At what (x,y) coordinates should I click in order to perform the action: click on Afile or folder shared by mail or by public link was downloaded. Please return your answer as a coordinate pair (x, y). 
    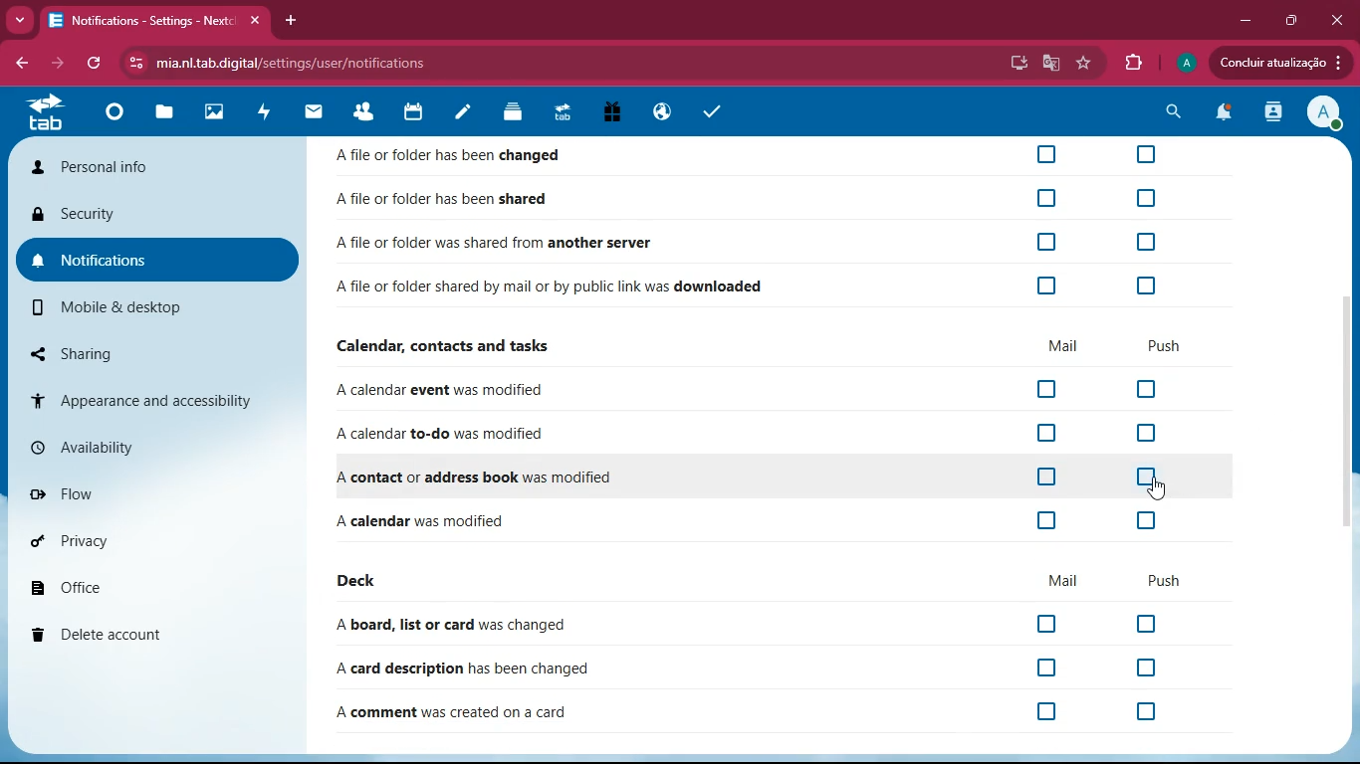
    Looking at the image, I should click on (549, 288).